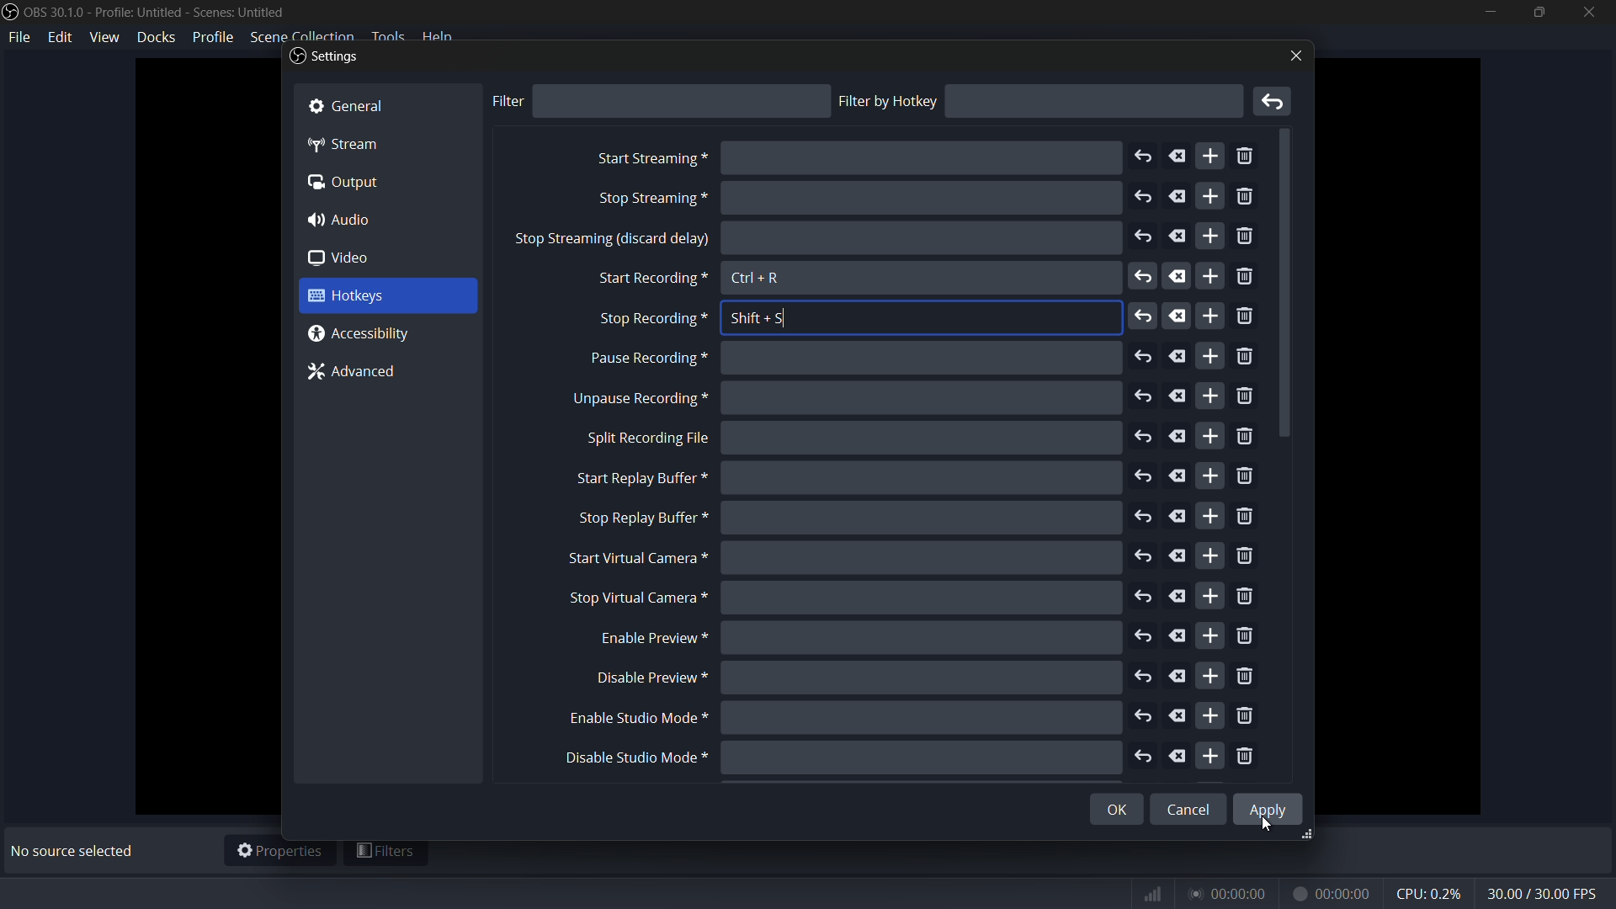 The width and height of the screenshot is (1616, 909). What do you see at coordinates (1177, 155) in the screenshot?
I see `delete` at bounding box center [1177, 155].